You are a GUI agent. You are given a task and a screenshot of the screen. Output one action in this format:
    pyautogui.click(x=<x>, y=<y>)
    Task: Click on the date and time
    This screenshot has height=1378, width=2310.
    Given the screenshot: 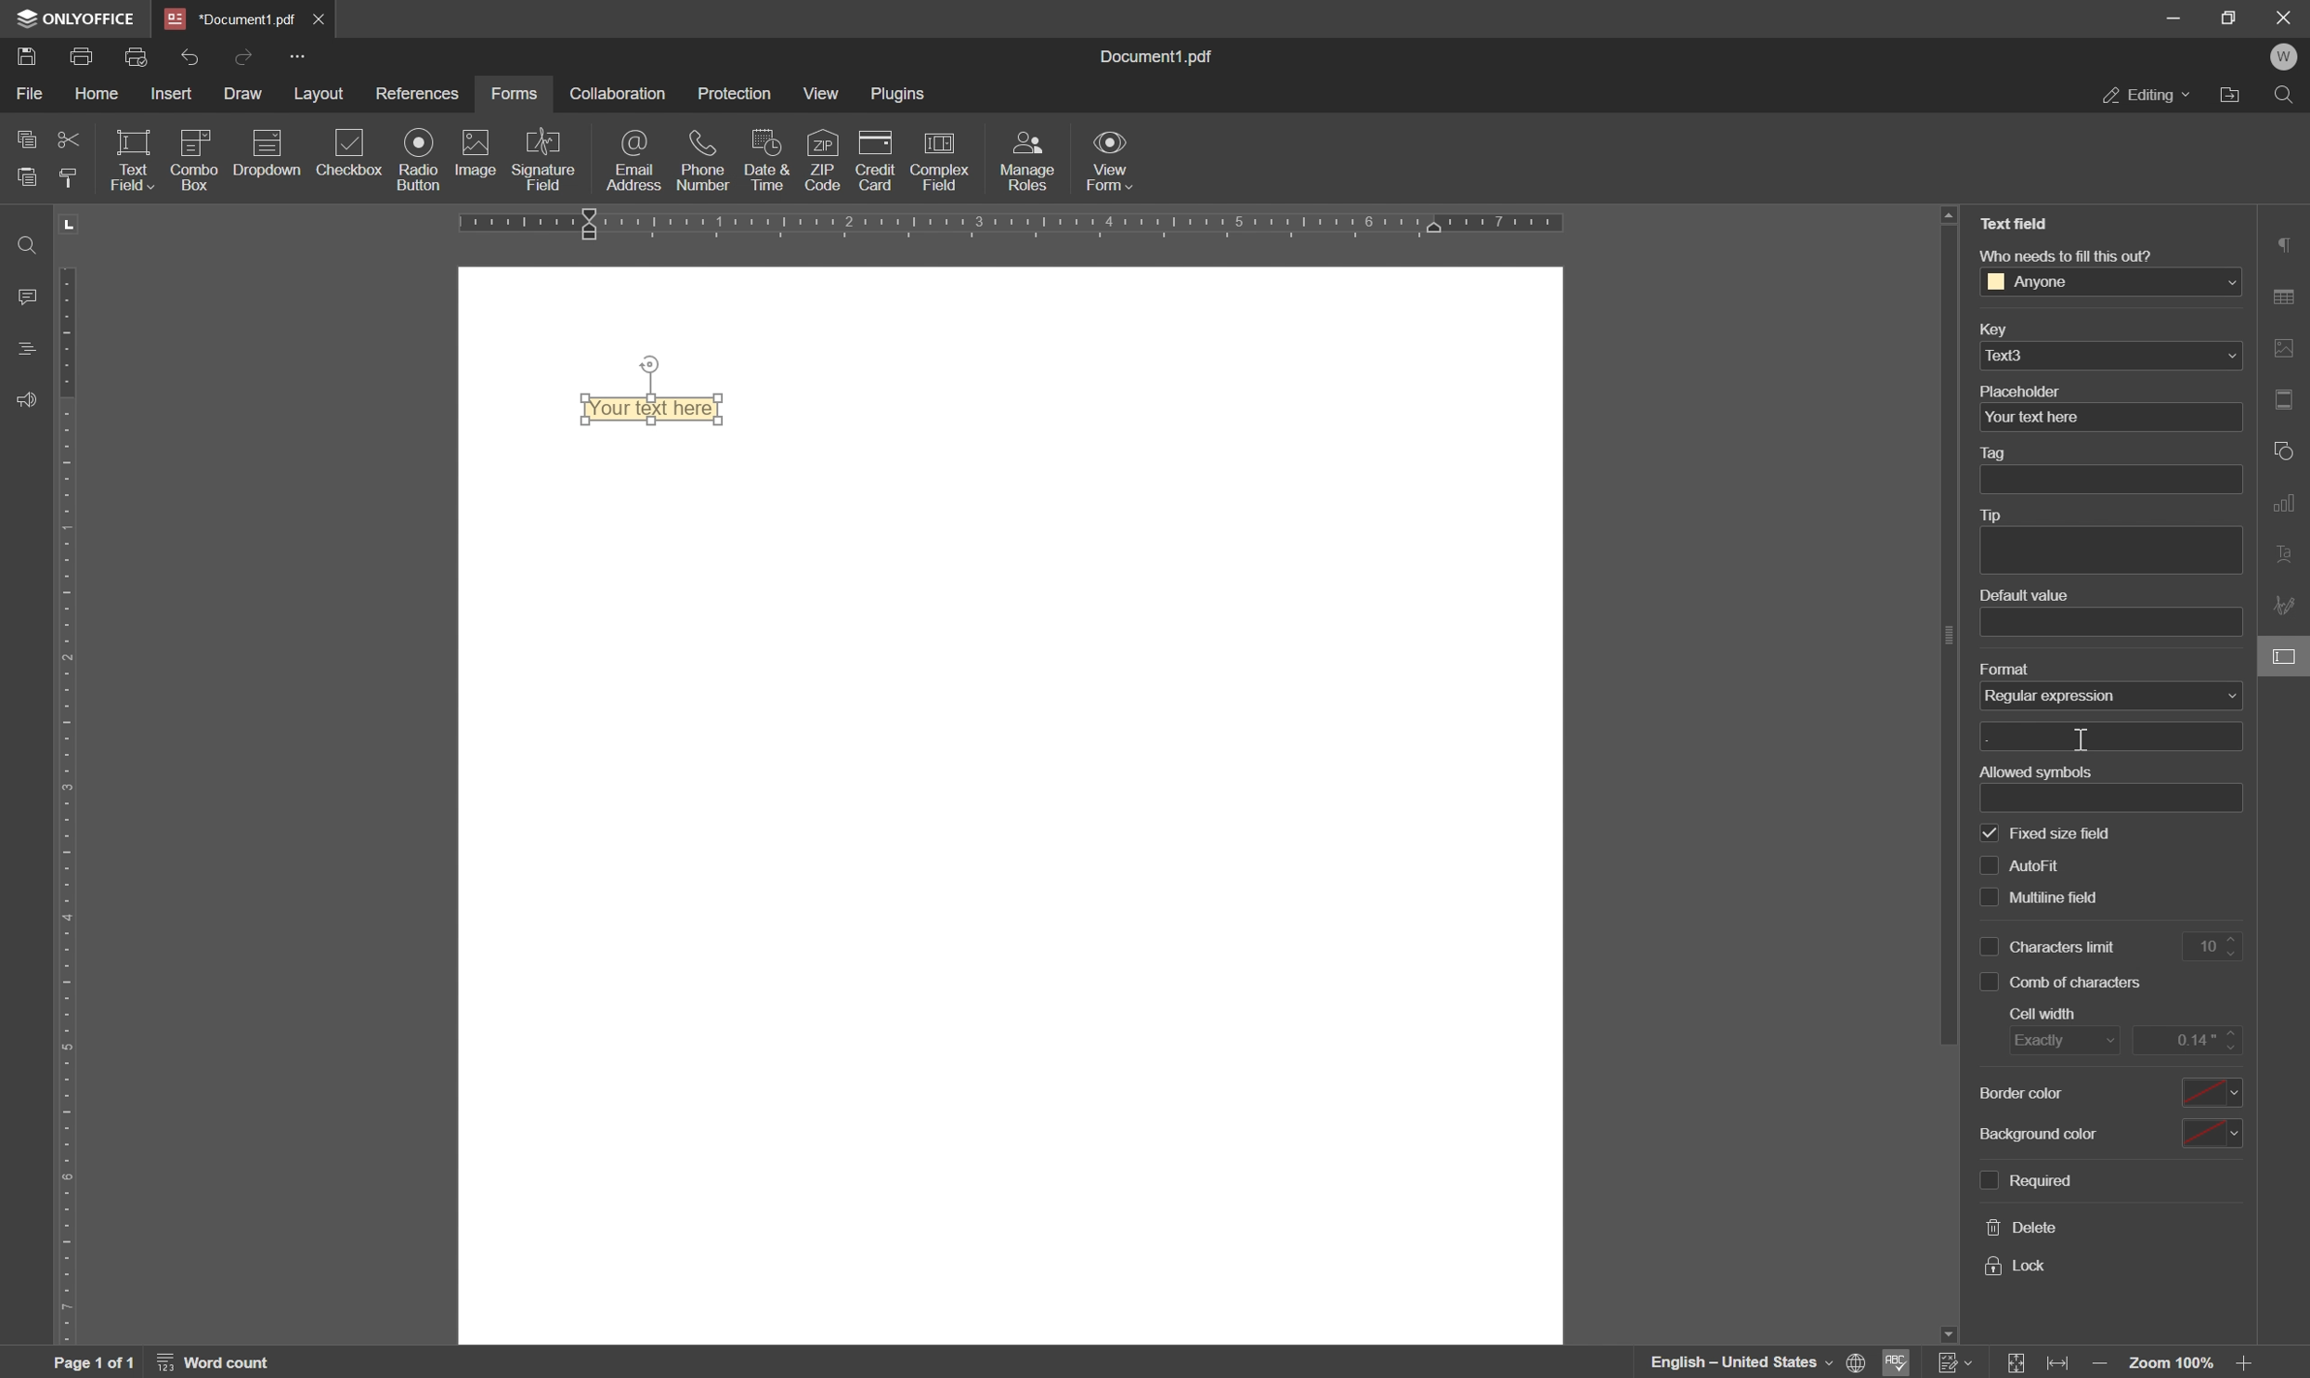 What is the action you would take?
    pyautogui.click(x=766, y=161)
    